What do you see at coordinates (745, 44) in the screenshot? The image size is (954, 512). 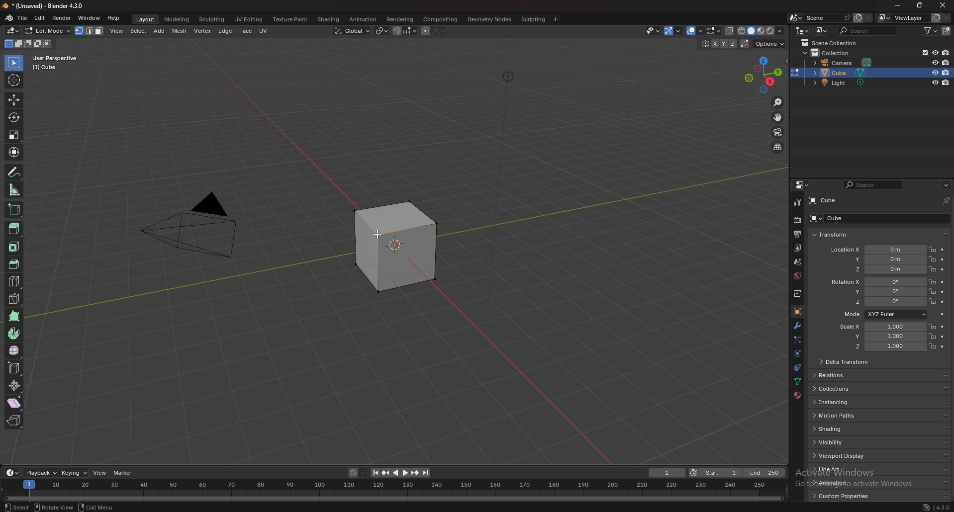 I see `auto merge vertices` at bounding box center [745, 44].